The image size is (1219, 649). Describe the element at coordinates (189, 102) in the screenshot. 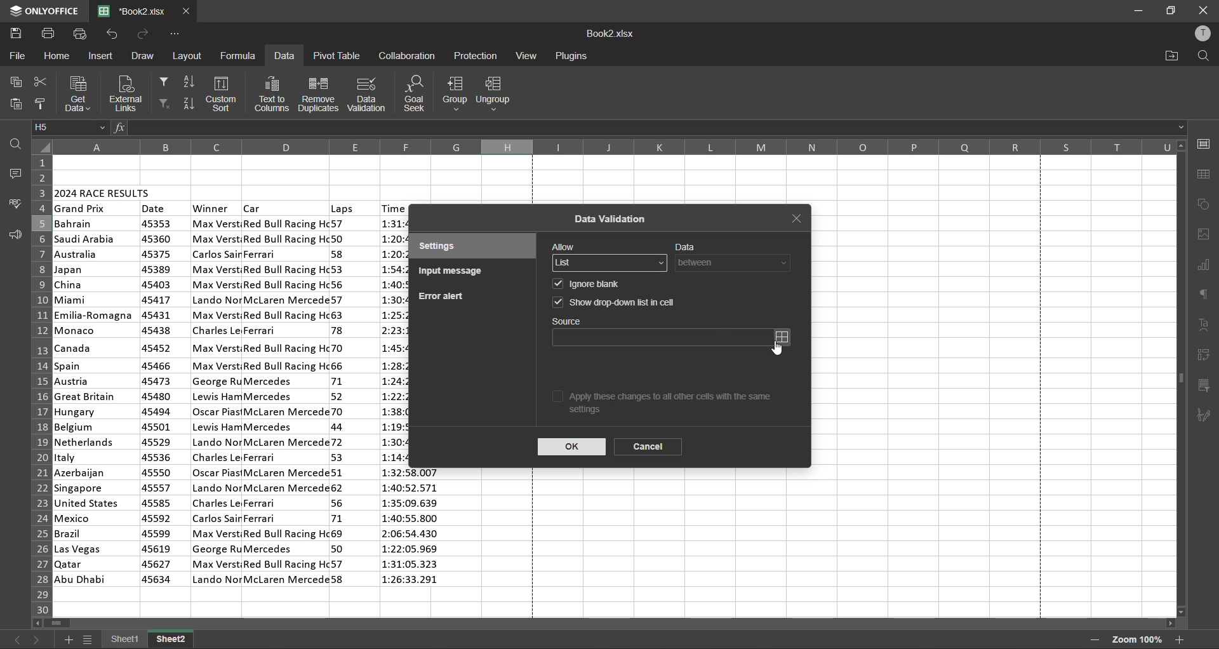

I see `sort descending` at that location.